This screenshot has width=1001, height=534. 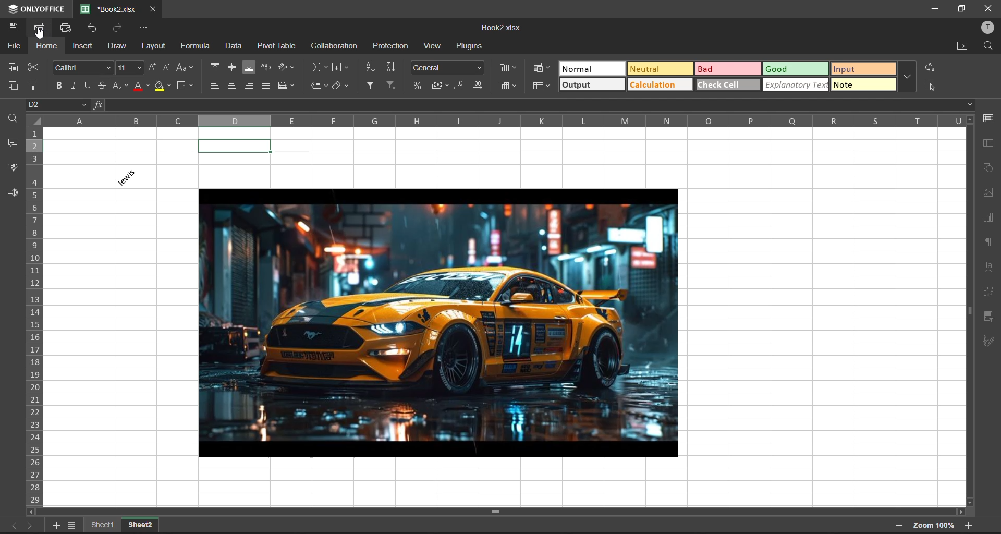 I want to click on font size, so click(x=130, y=68).